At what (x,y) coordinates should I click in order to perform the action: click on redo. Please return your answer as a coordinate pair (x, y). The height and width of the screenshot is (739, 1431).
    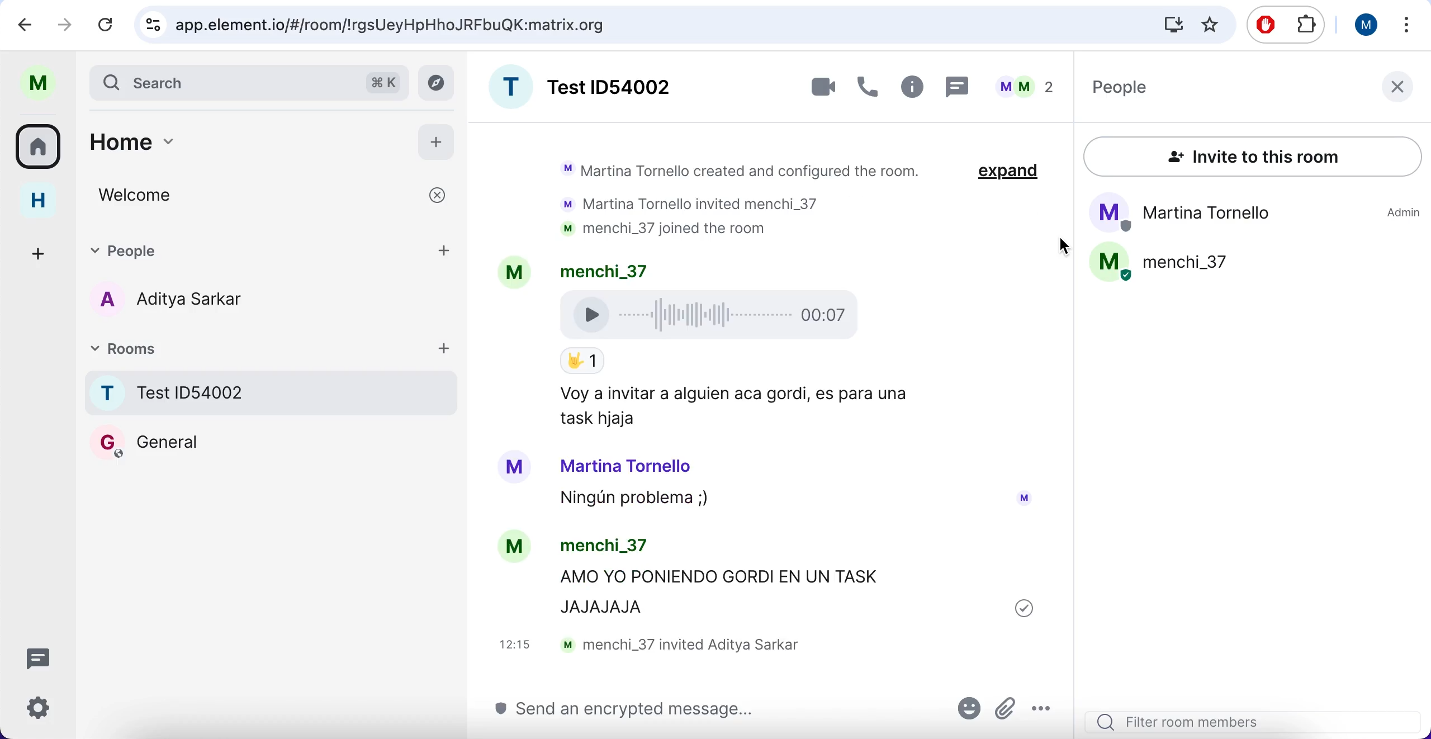
    Looking at the image, I should click on (64, 25).